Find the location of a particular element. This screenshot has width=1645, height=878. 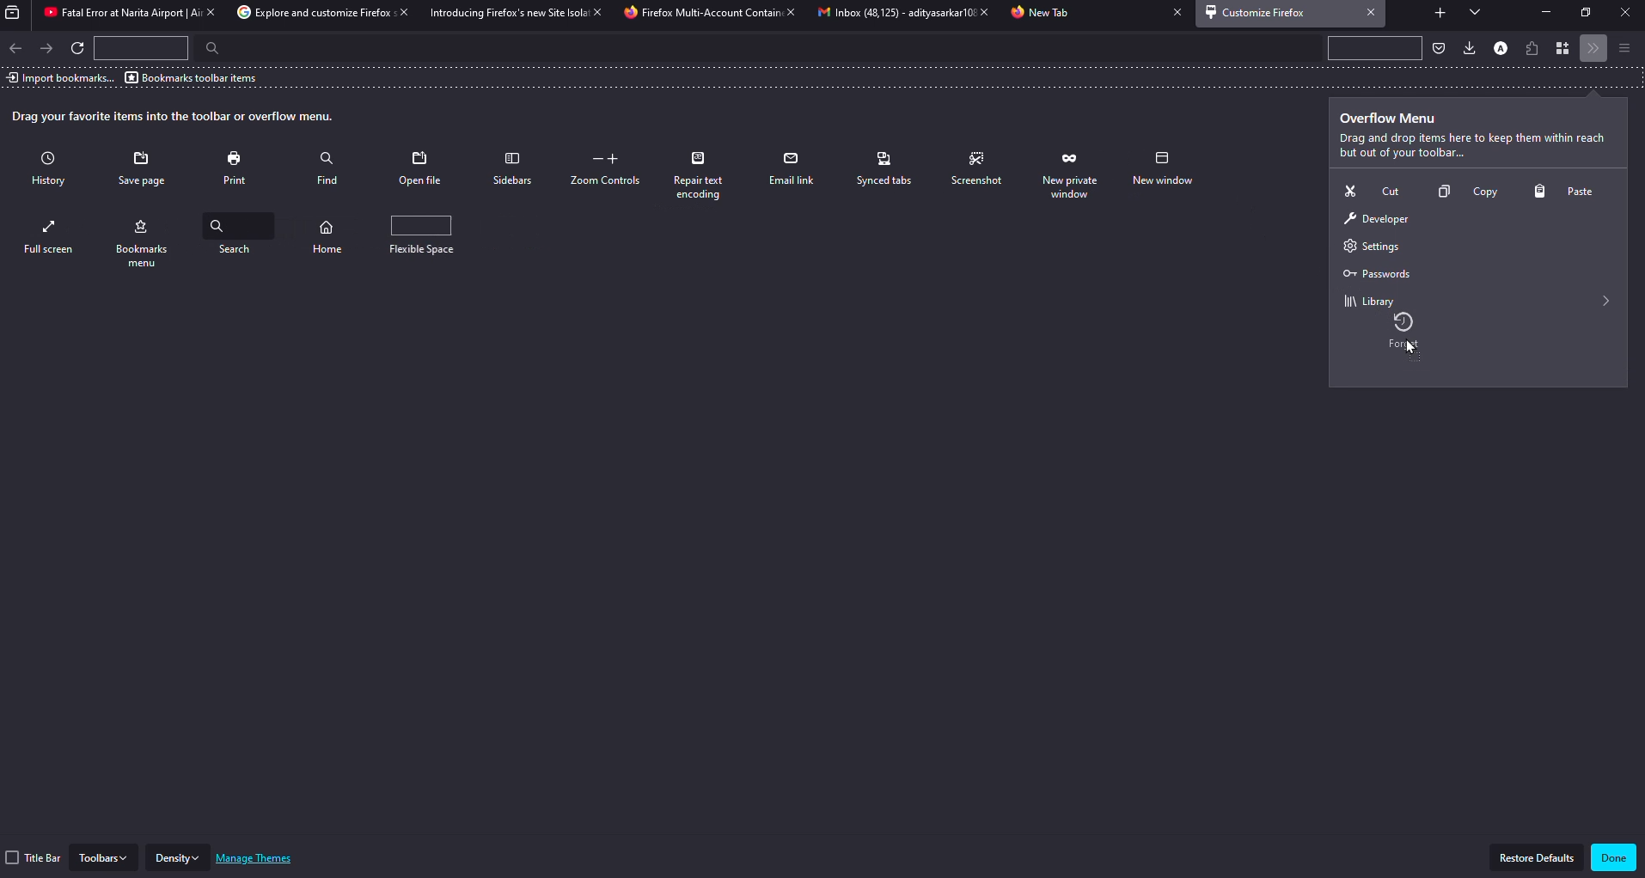

close is located at coordinates (1172, 13).